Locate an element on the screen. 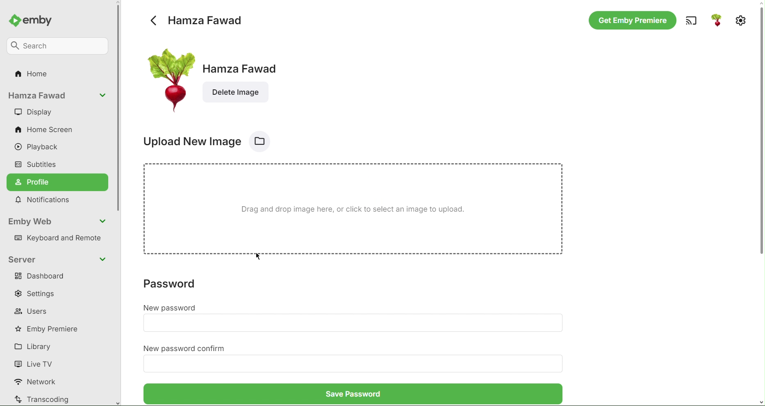  Notifications is located at coordinates (46, 201).